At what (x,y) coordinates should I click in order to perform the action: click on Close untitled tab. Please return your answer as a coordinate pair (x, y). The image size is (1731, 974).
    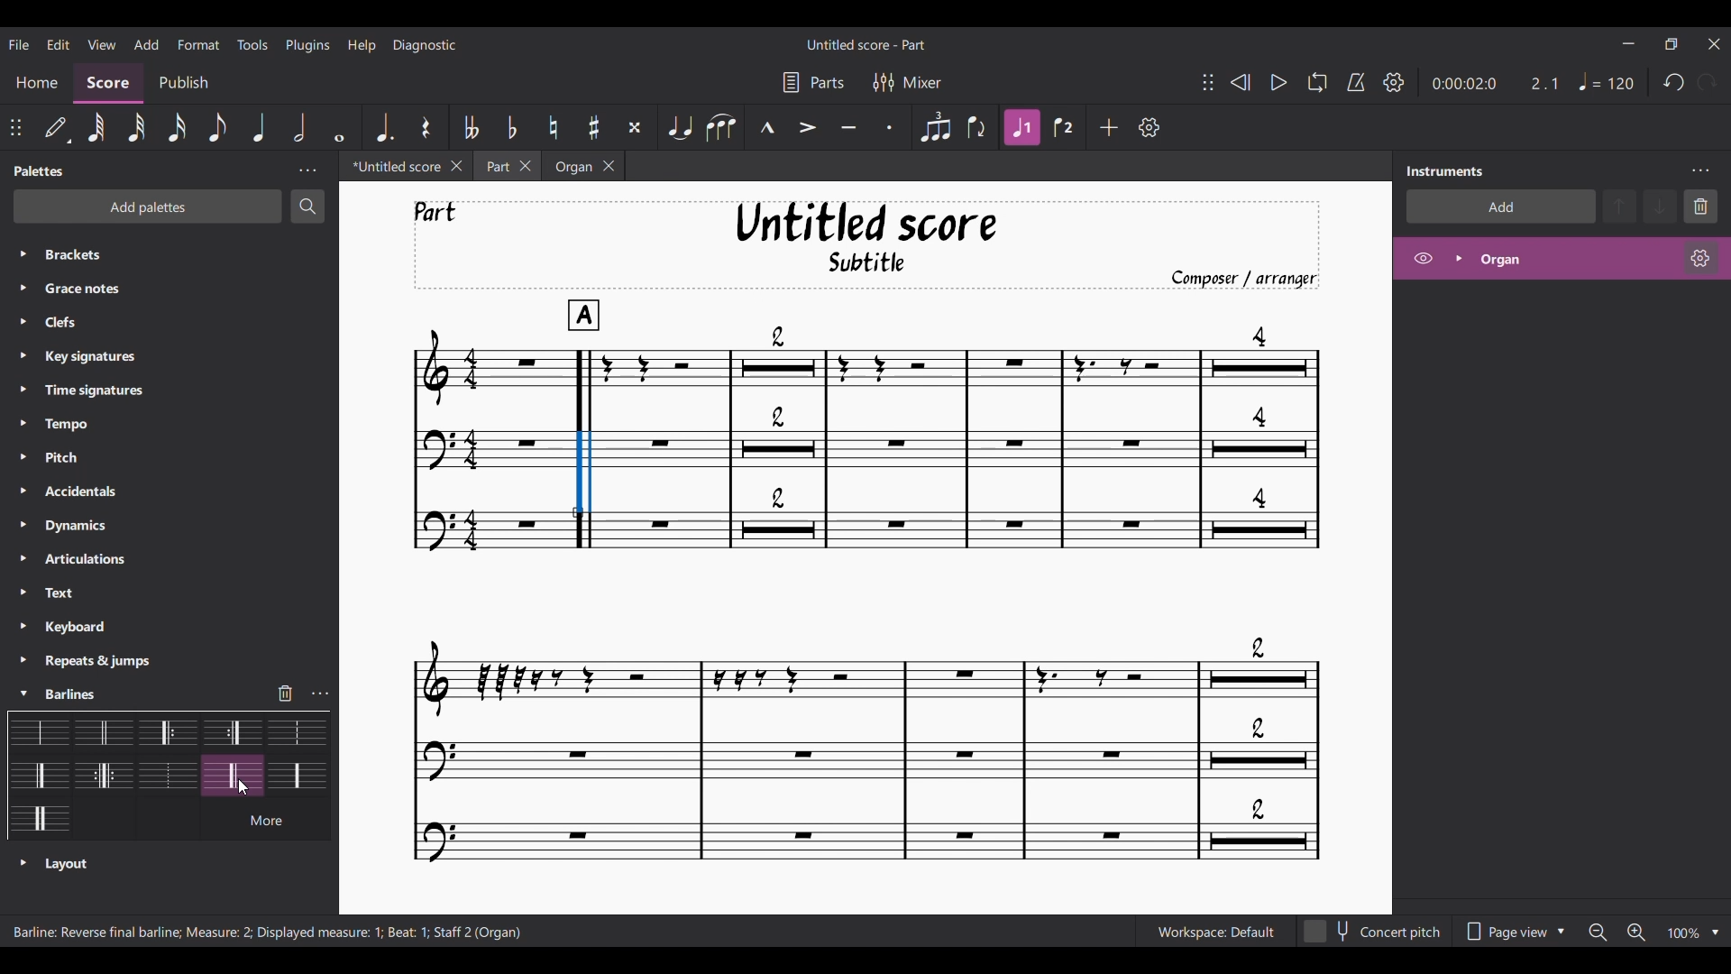
    Looking at the image, I should click on (457, 166).